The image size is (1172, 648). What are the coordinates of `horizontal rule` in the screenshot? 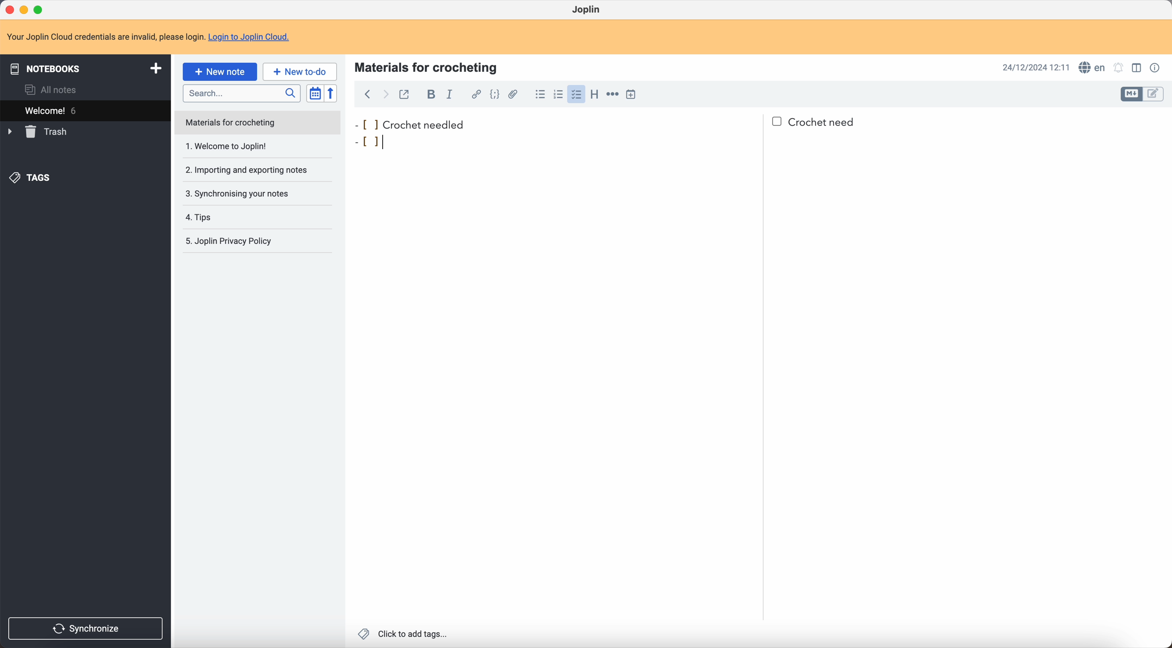 It's located at (612, 96).